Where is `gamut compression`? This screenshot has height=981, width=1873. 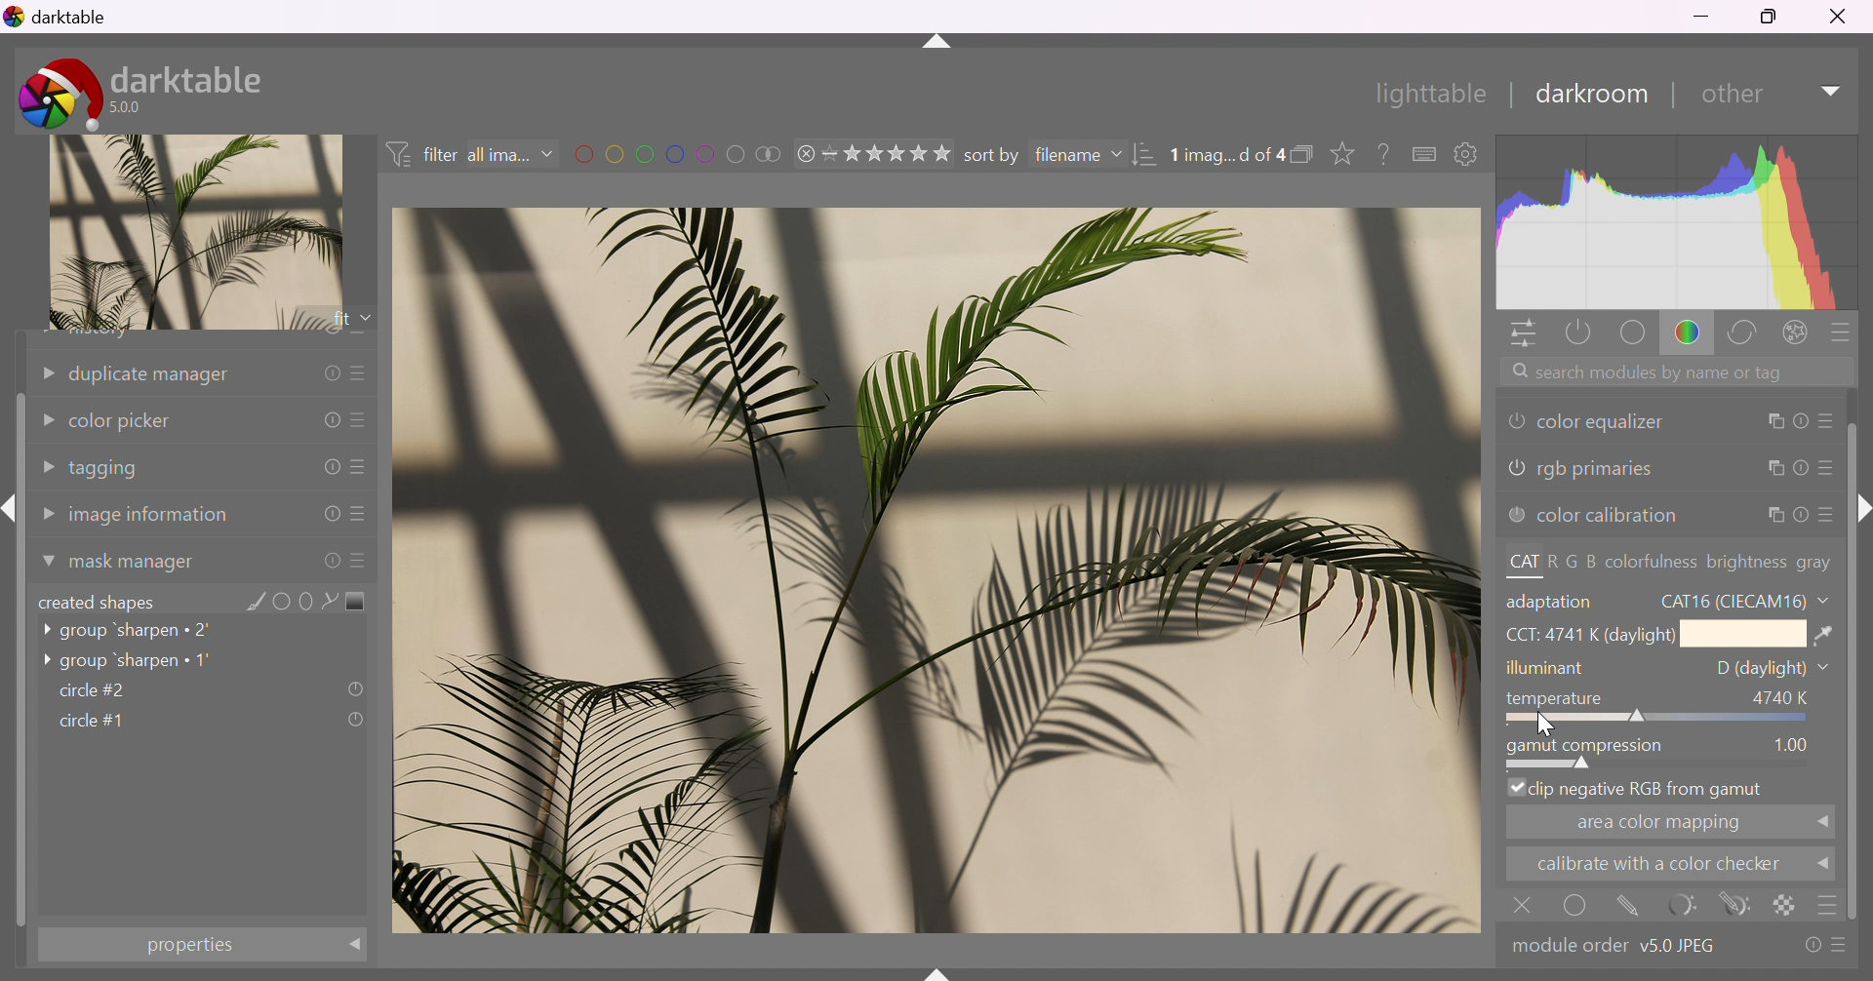 gamut compression is located at coordinates (1659, 754).